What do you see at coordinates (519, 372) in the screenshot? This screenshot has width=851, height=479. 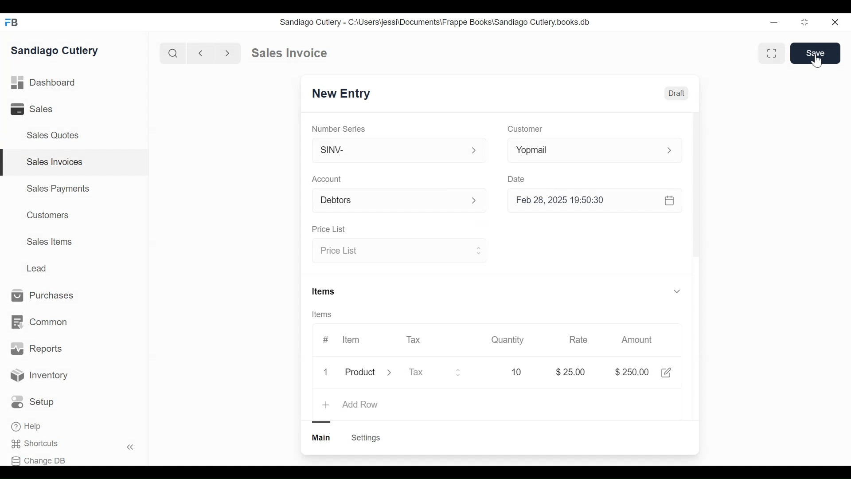 I see `10` at bounding box center [519, 372].